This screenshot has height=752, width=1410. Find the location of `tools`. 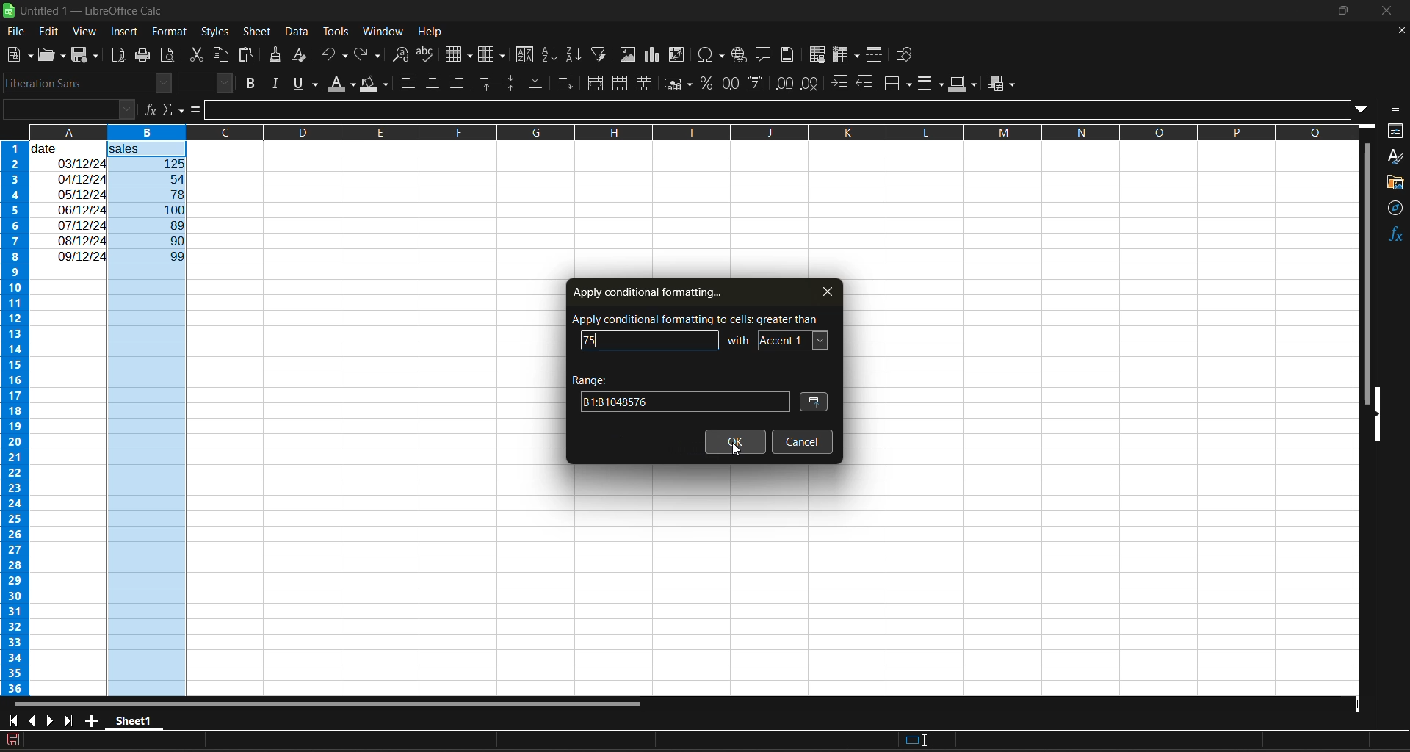

tools is located at coordinates (335, 31).